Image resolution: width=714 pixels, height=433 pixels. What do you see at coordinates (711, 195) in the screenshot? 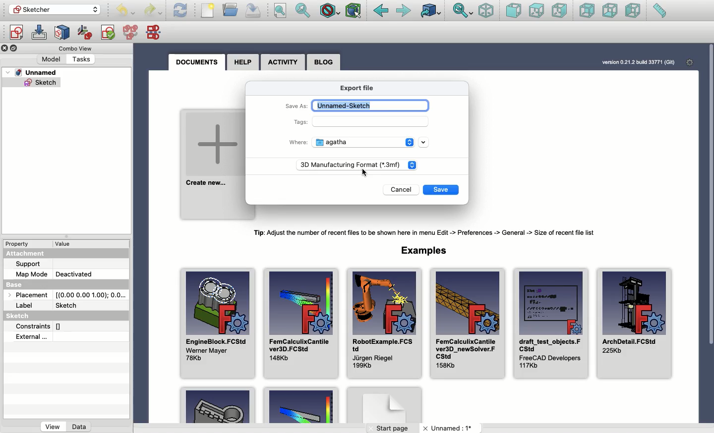
I see `Scroll` at bounding box center [711, 195].